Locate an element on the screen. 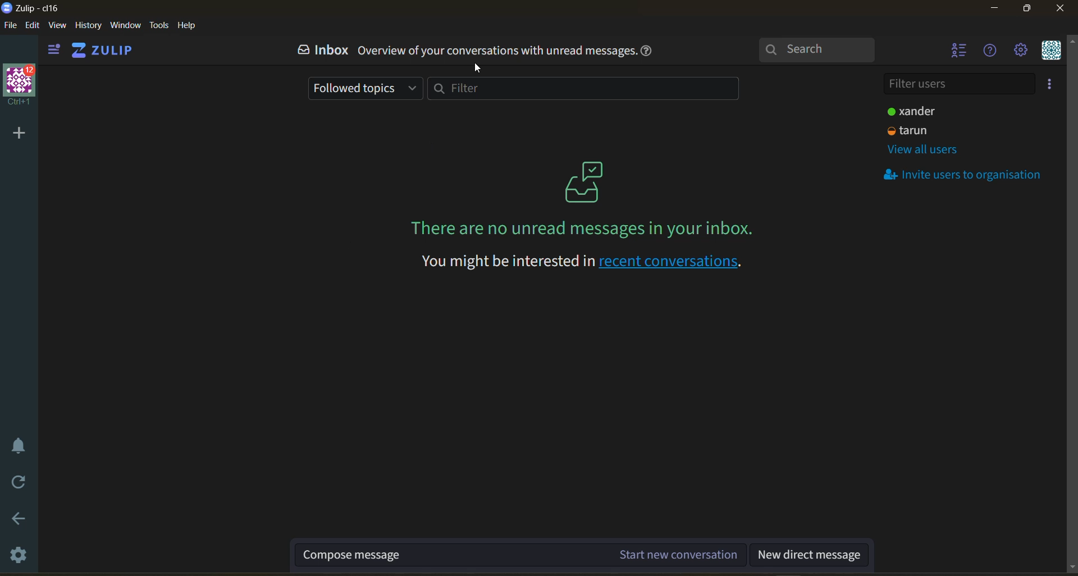 The width and height of the screenshot is (1078, 576). invite users to organisation is located at coordinates (962, 173).